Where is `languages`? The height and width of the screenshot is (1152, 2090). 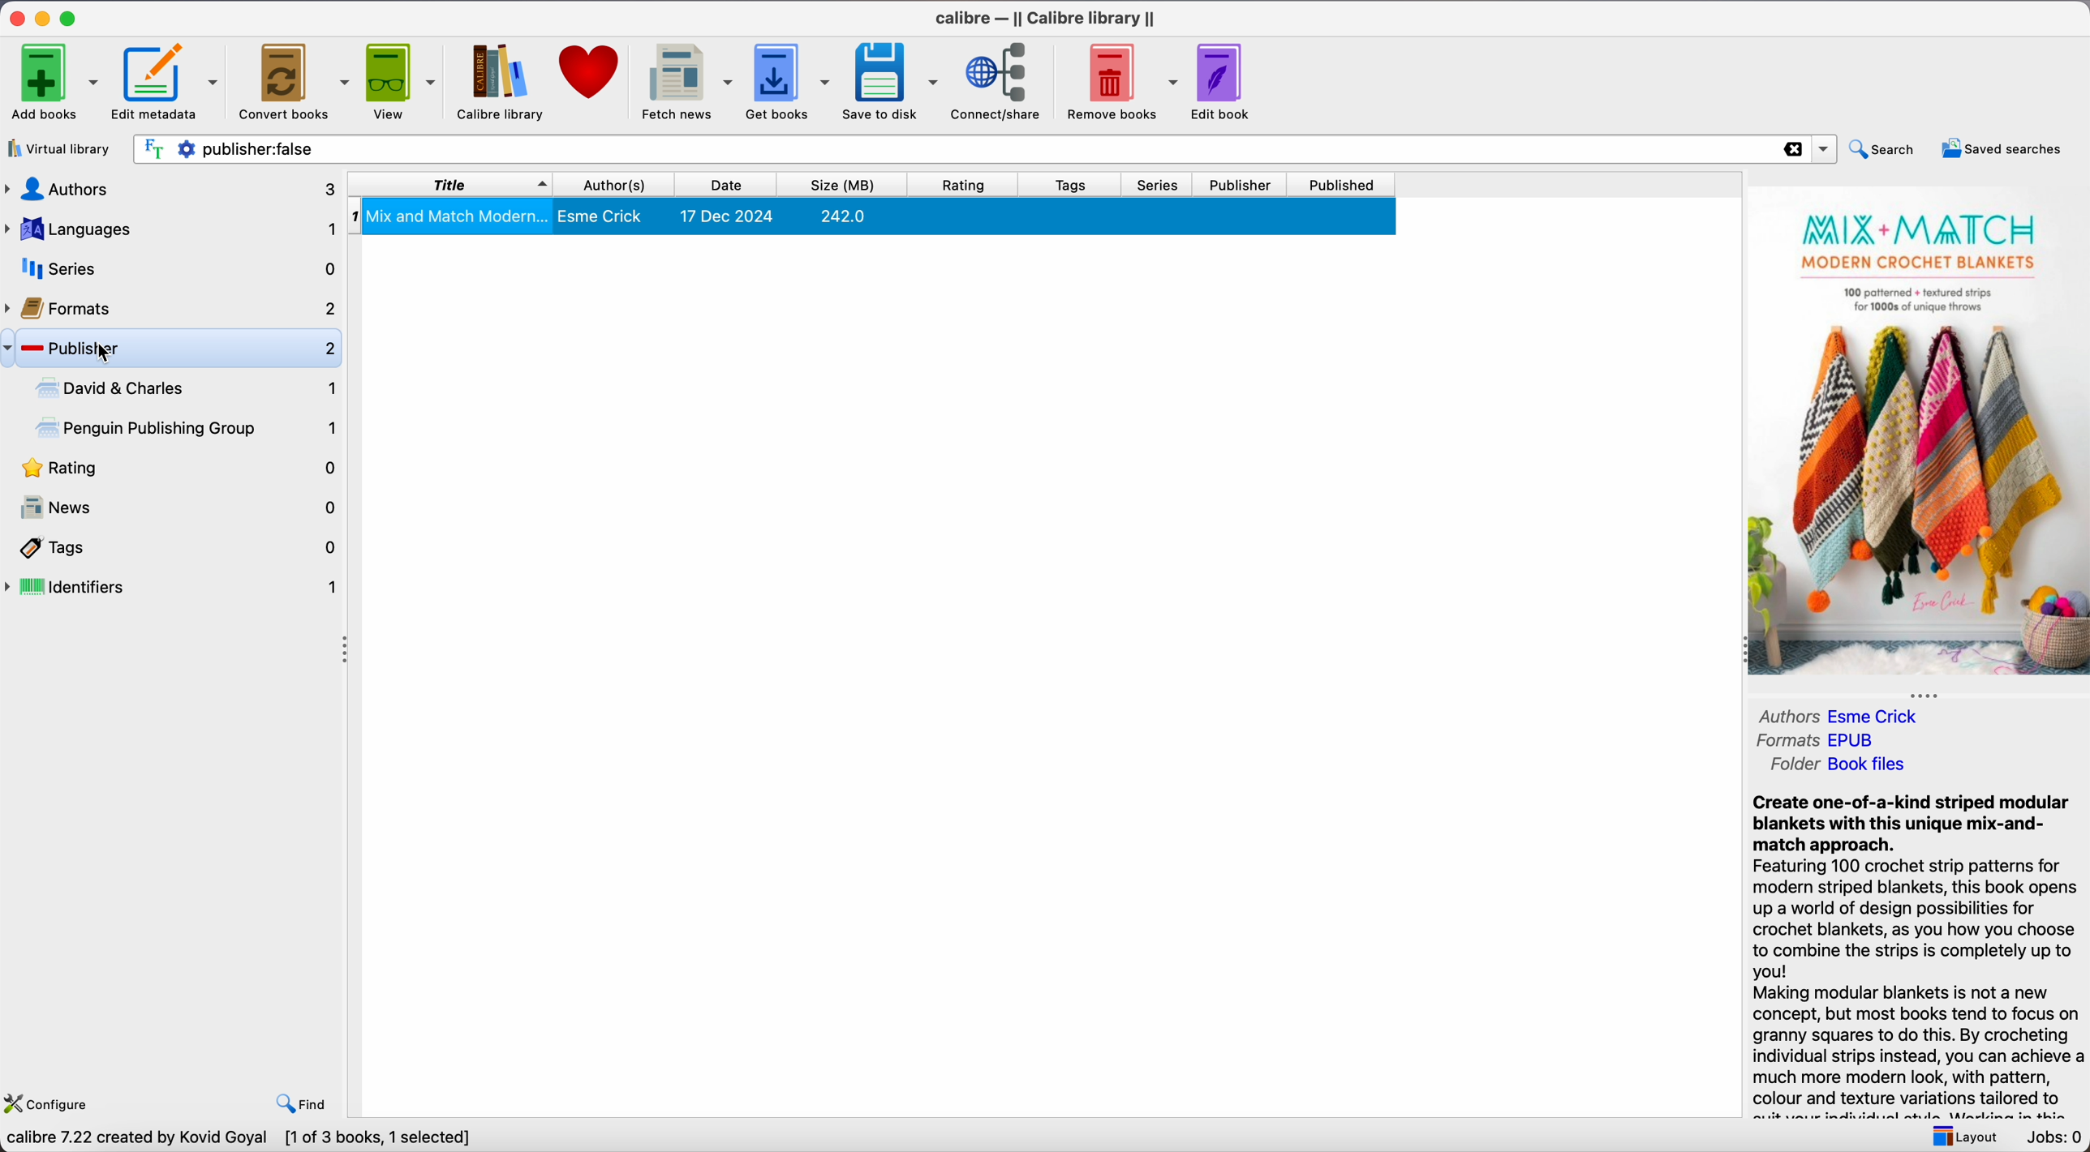 languages is located at coordinates (169, 229).